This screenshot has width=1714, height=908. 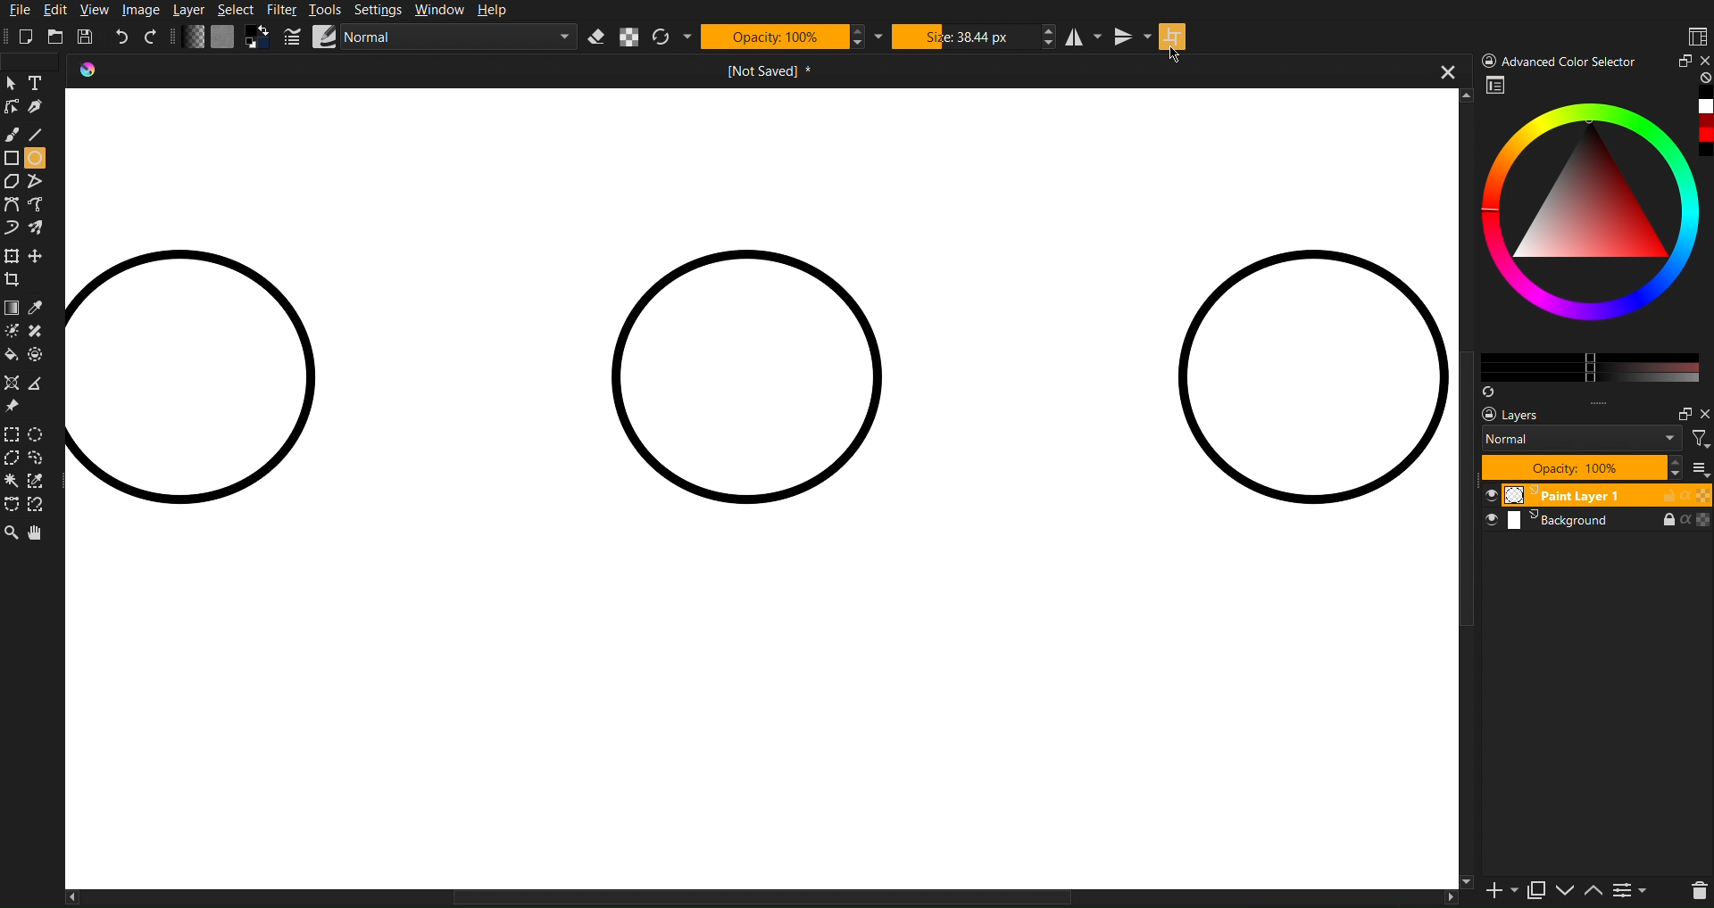 I want to click on Select, so click(x=236, y=9).